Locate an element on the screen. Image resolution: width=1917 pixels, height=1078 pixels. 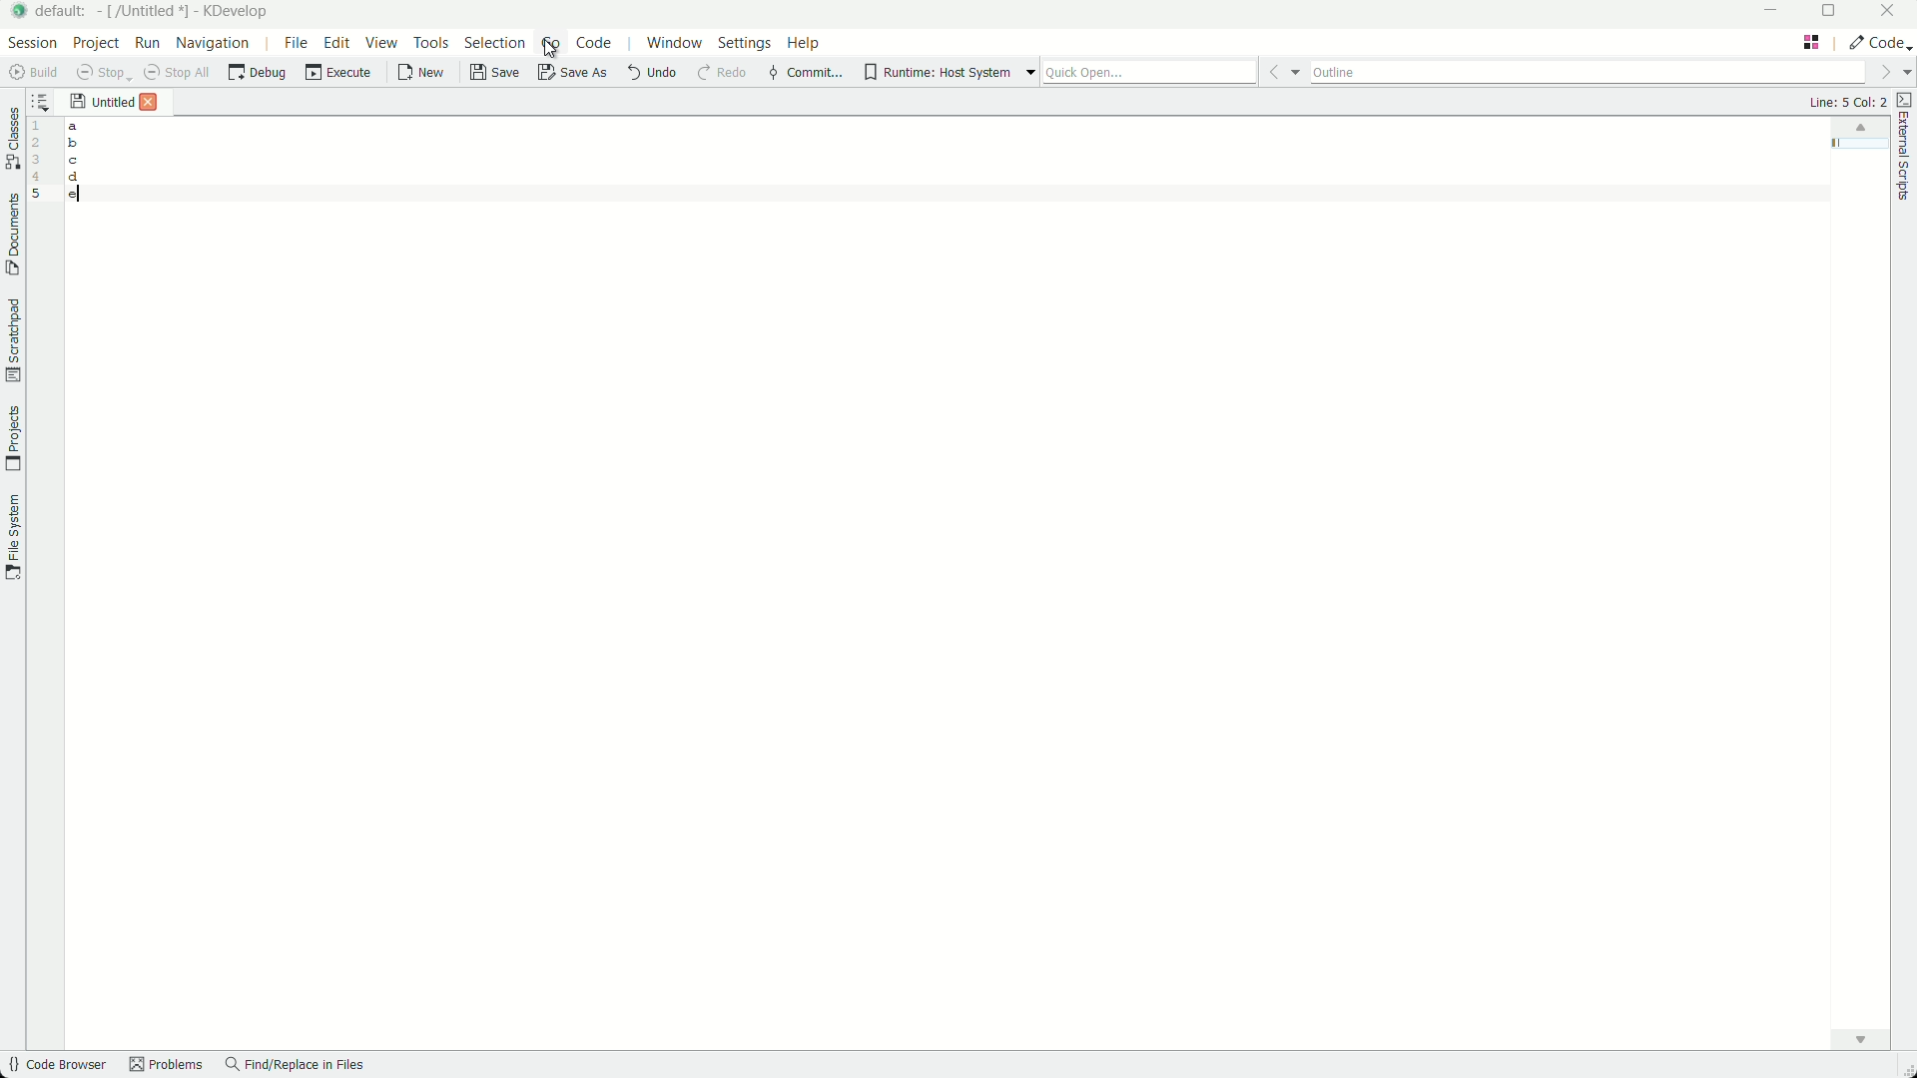
close is located at coordinates (148, 103).